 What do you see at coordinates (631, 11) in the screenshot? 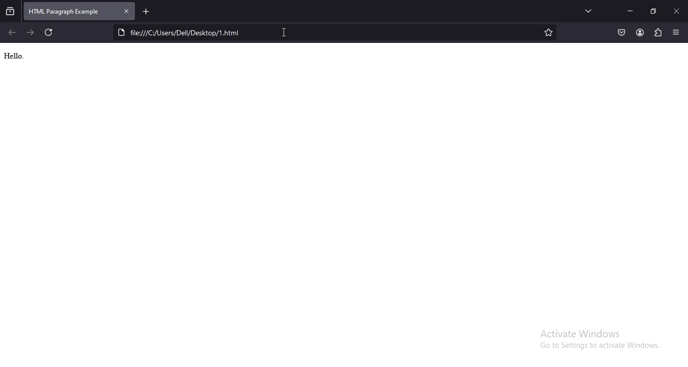
I see `minimize` at bounding box center [631, 11].